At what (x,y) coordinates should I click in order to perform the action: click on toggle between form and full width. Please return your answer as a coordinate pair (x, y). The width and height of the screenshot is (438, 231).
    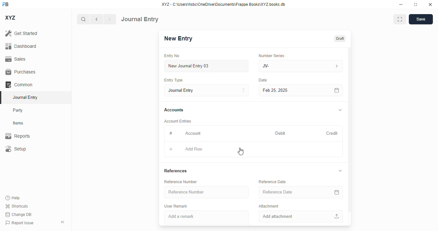
    Looking at the image, I should click on (400, 19).